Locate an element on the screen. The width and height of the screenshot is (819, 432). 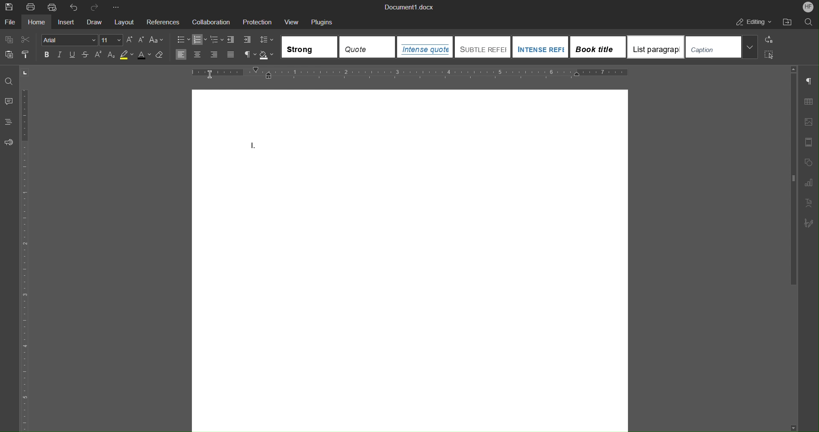
More is located at coordinates (116, 7).